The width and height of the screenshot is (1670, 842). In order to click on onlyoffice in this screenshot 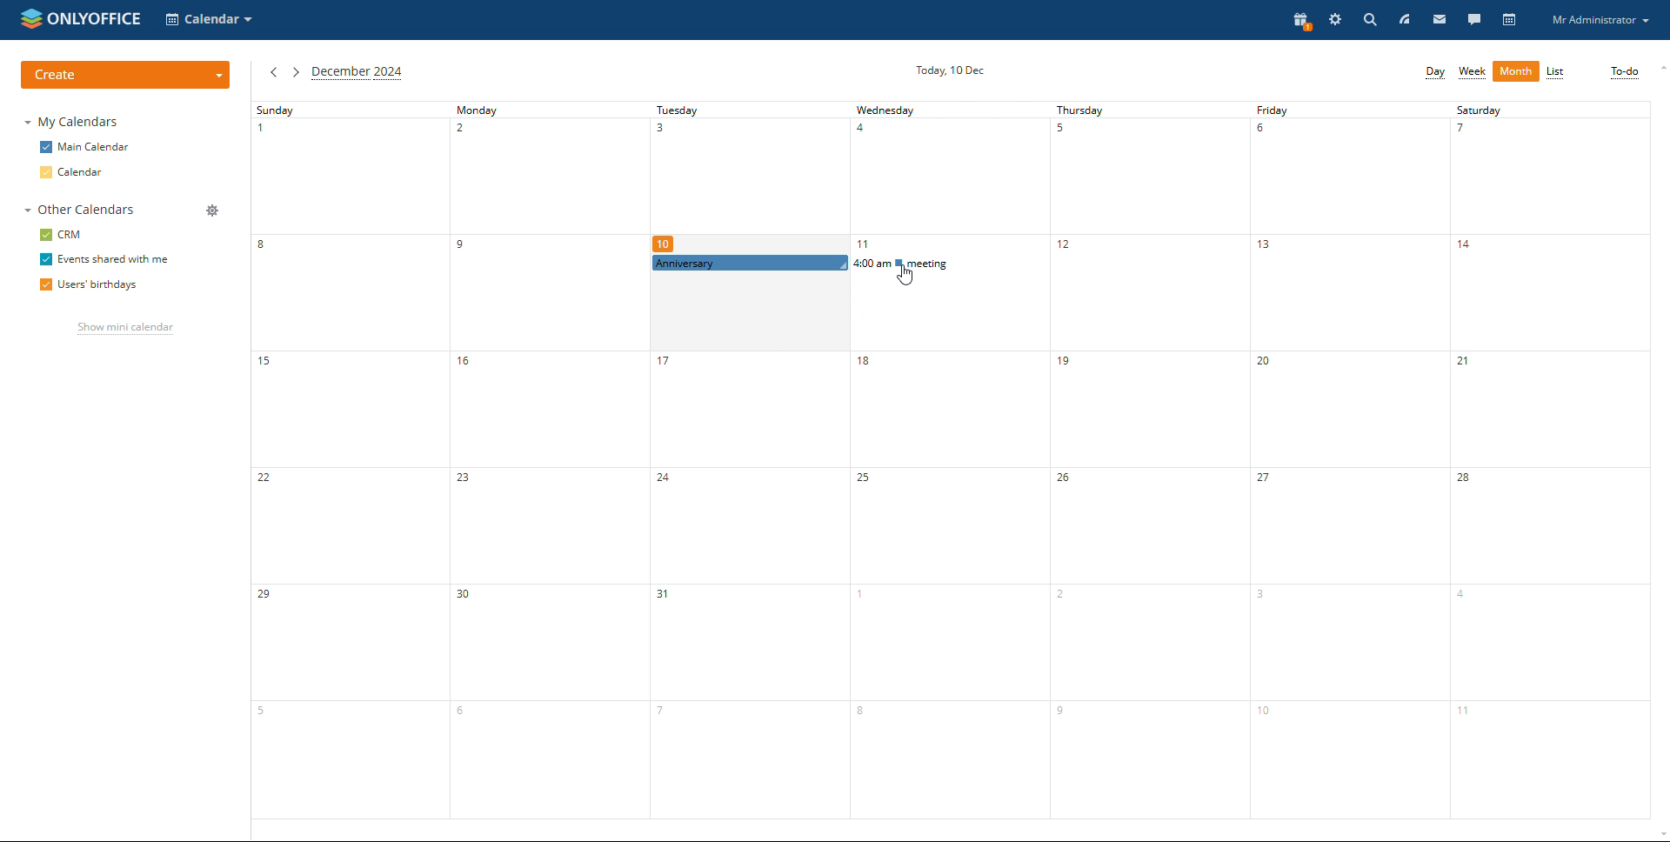, I will do `click(93, 21)`.